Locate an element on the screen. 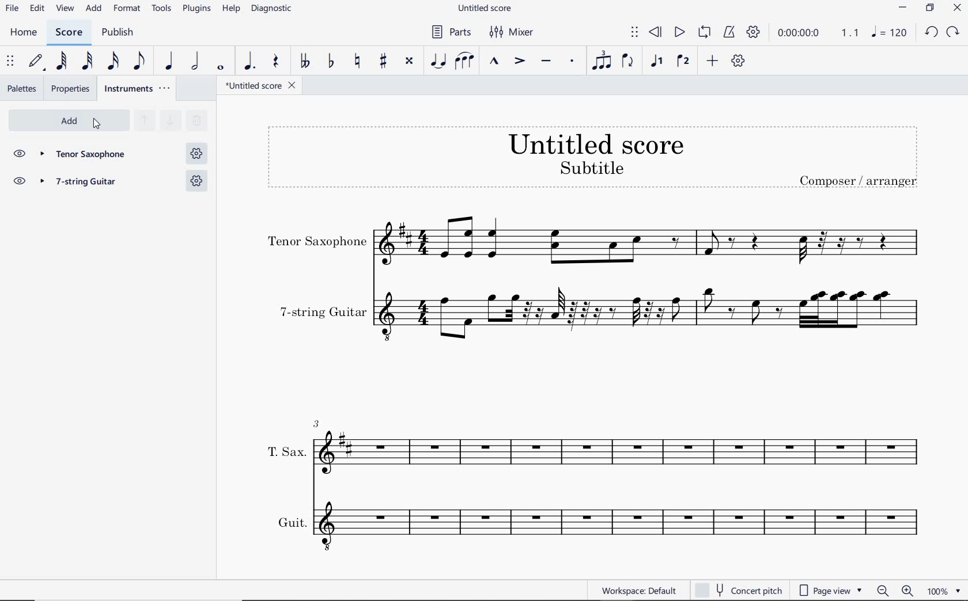  add instrument is located at coordinates (69, 121).